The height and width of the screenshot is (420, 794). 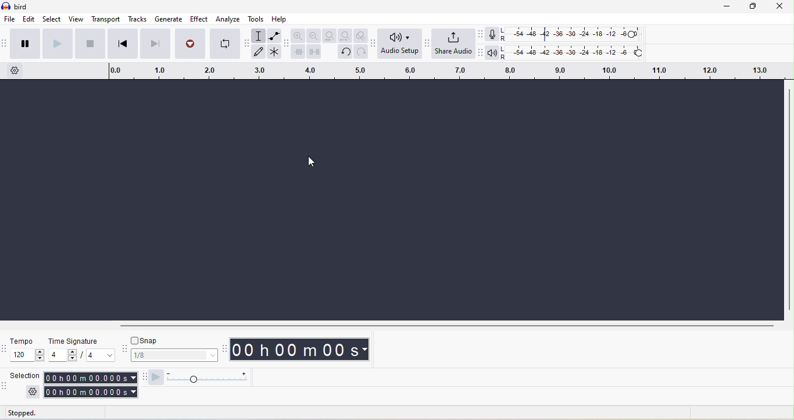 What do you see at coordinates (274, 36) in the screenshot?
I see `envelope tool` at bounding box center [274, 36].